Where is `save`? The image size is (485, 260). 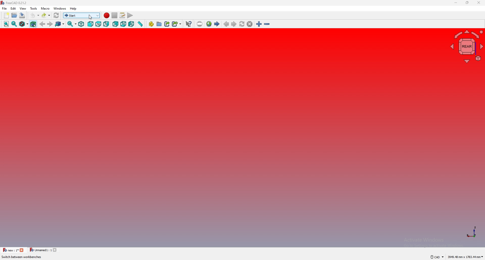
save is located at coordinates (22, 15).